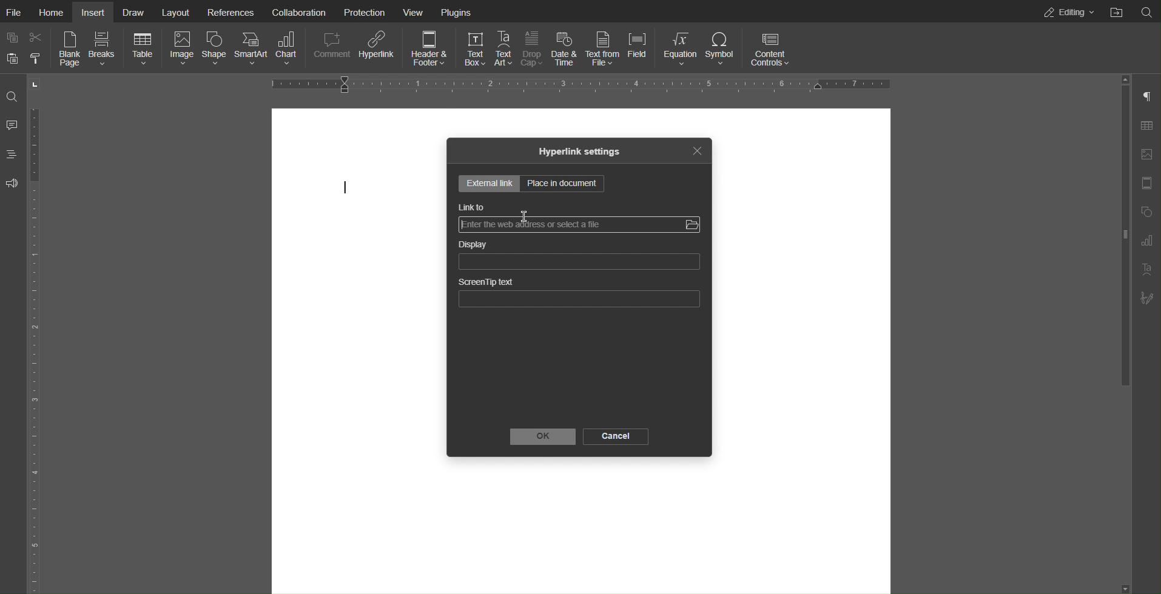  I want to click on Shape, so click(215, 50).